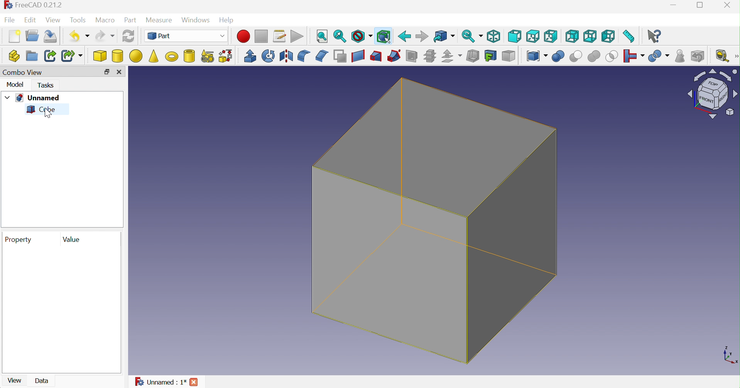 The image size is (740, 388). I want to click on Refresh, so click(128, 37).